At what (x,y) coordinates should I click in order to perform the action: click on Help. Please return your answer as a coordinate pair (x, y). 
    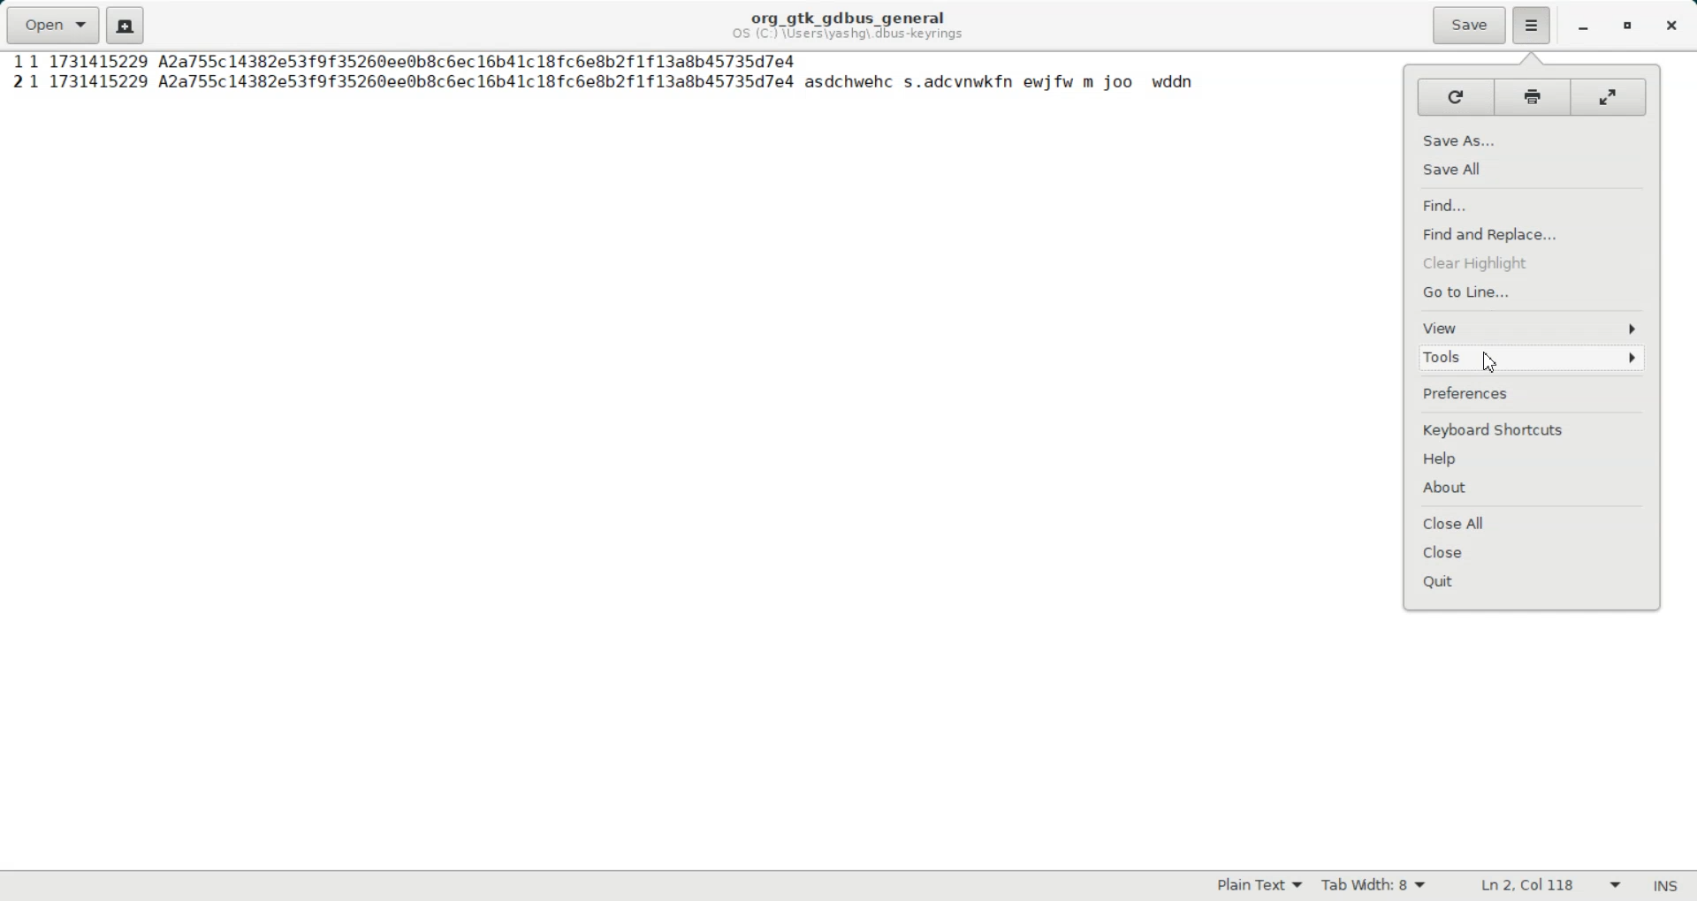
    Looking at the image, I should click on (1533, 463).